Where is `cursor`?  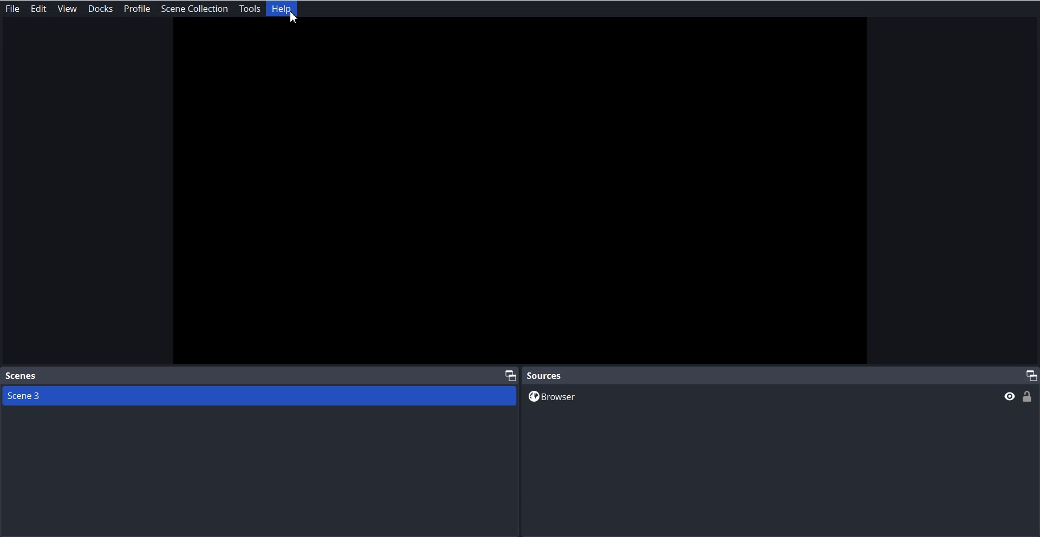 cursor is located at coordinates (292, 18).